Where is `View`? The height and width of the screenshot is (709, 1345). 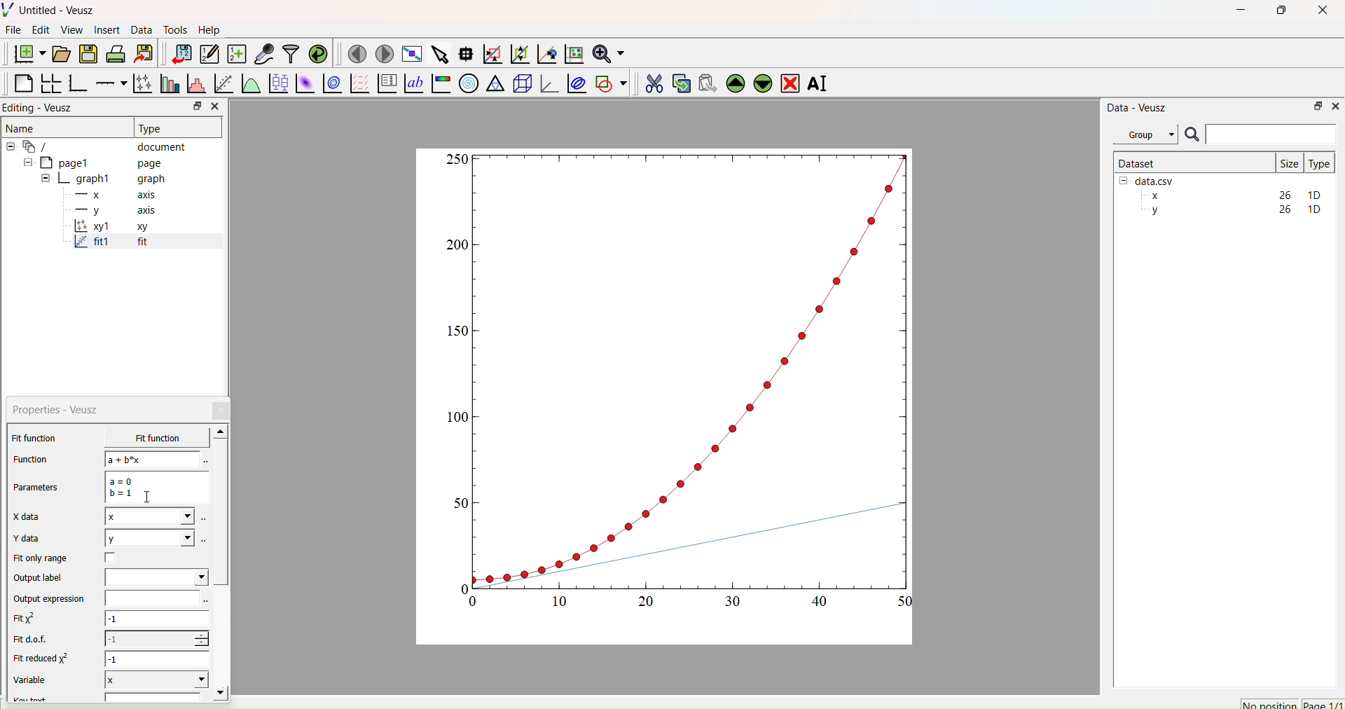
View is located at coordinates (71, 29).